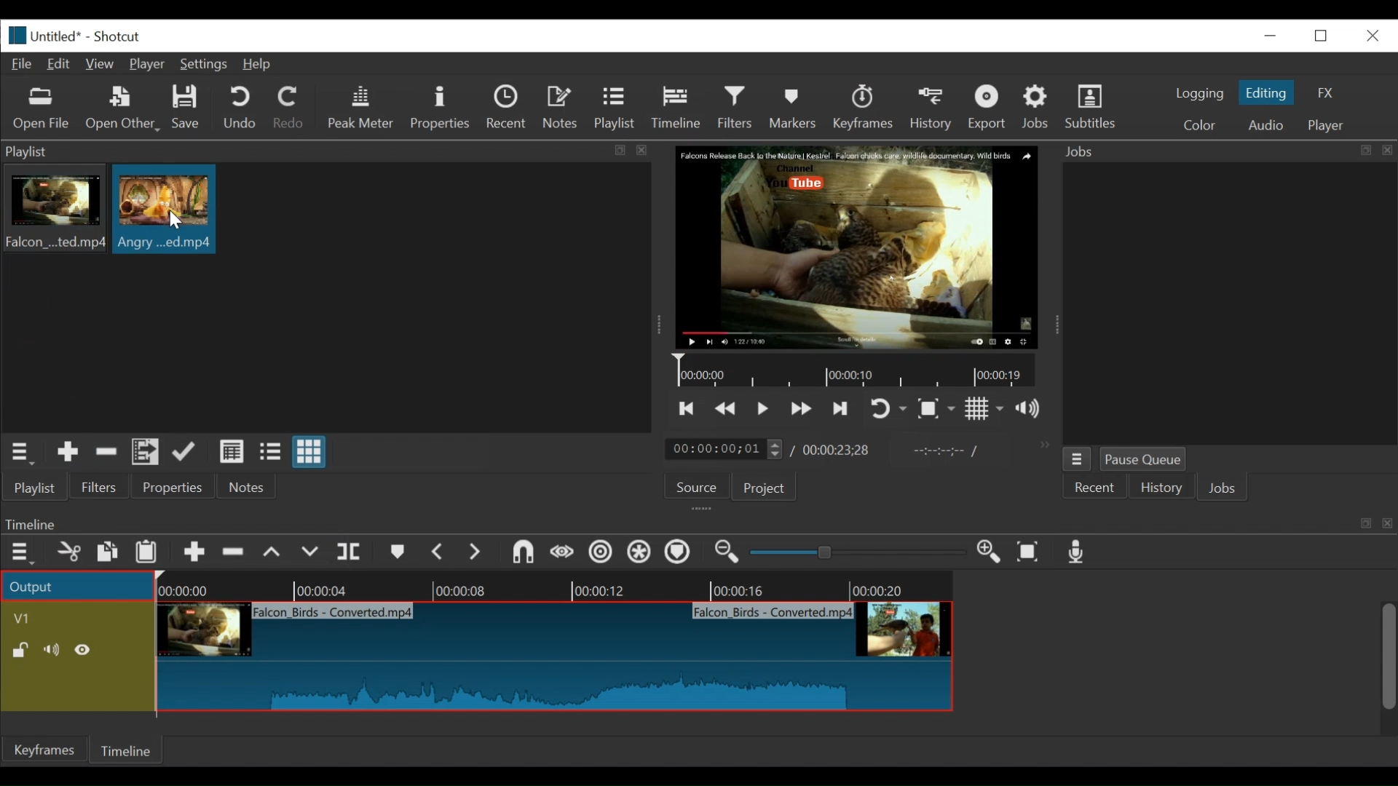 The image size is (1398, 786). I want to click on Pause Queue, so click(1144, 462).